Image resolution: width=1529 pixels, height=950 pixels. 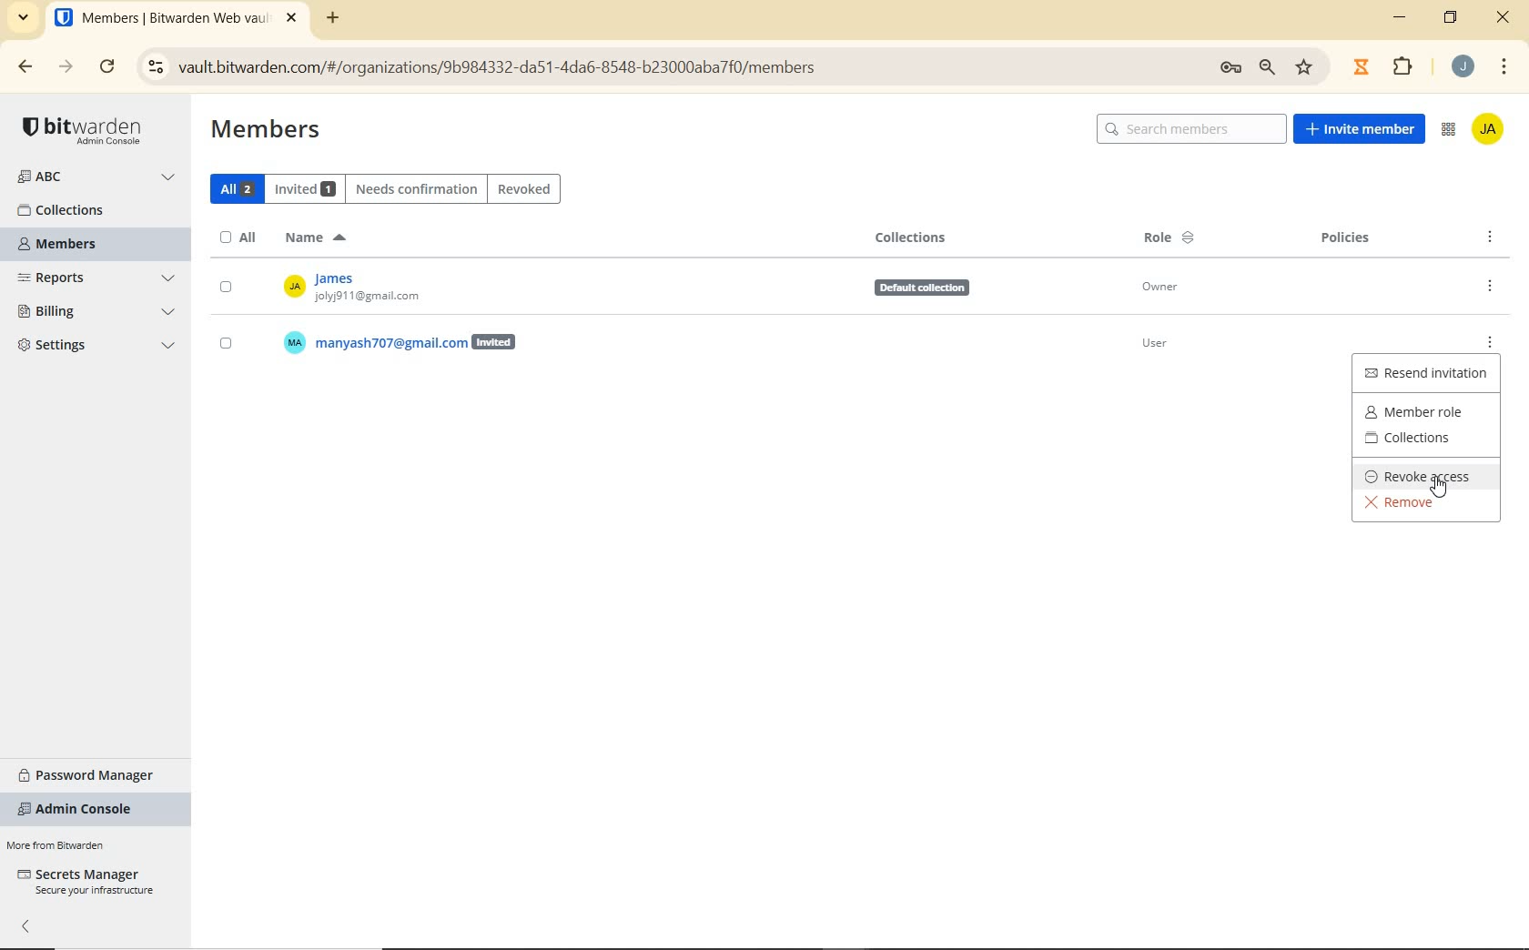 I want to click on OPTIONS, so click(x=1495, y=337).